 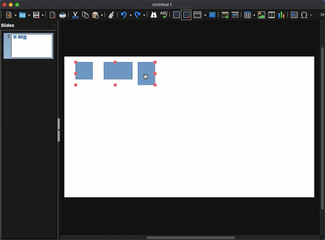 What do you see at coordinates (154, 15) in the screenshot?
I see `Finder` at bounding box center [154, 15].